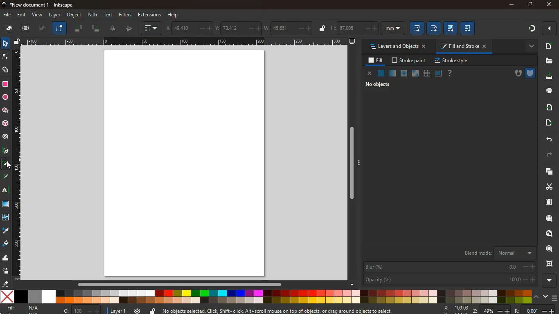  I want to click on window, so click(416, 74).